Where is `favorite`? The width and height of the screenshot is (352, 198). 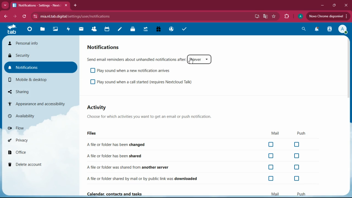 favorite is located at coordinates (274, 17).